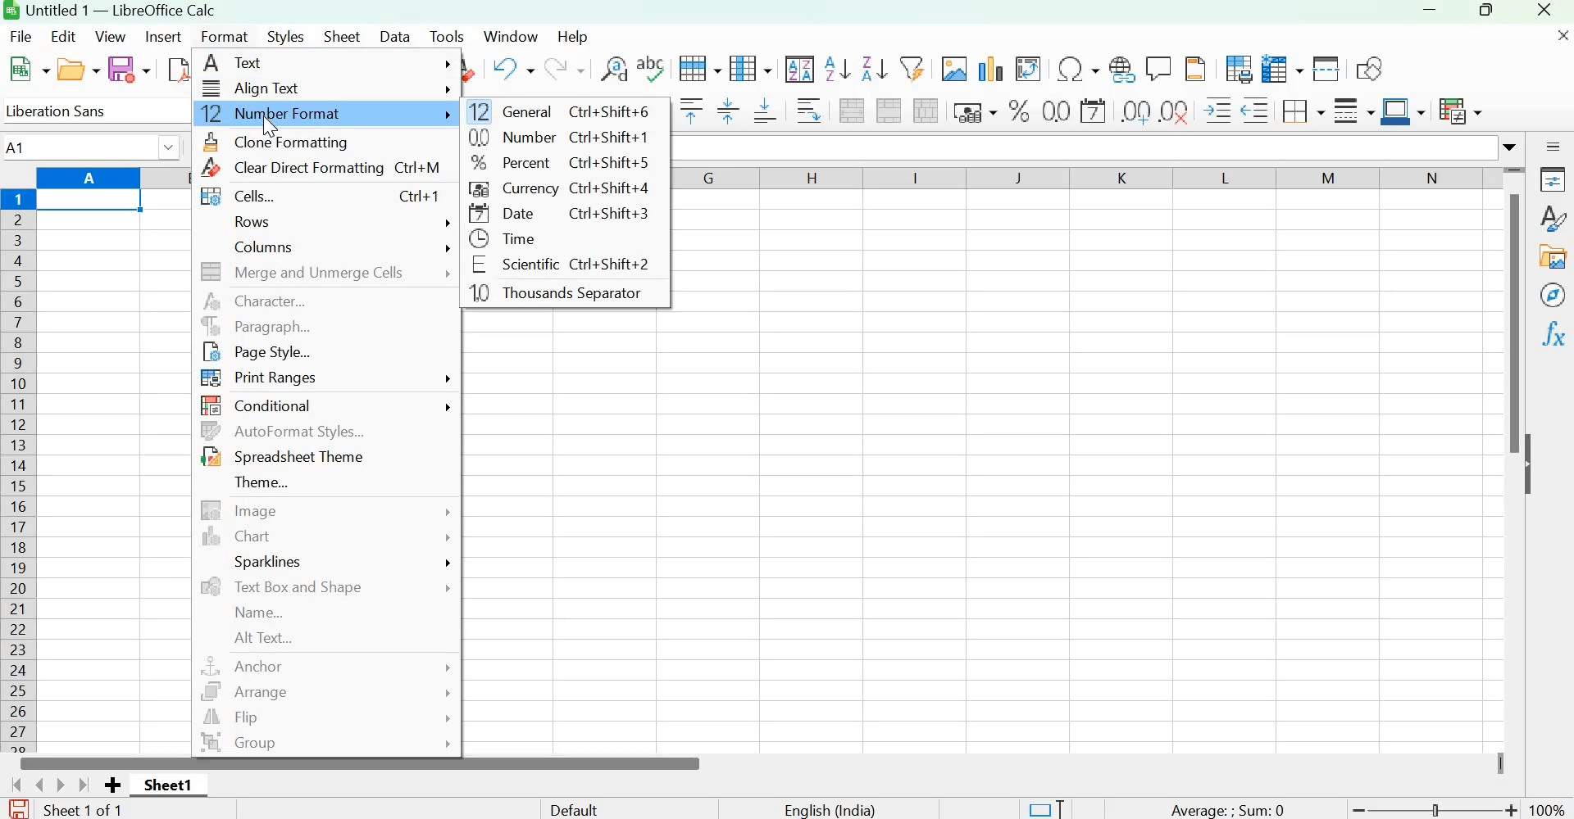 The image size is (1574, 819). Describe the element at coordinates (1547, 11) in the screenshot. I see `Close` at that location.